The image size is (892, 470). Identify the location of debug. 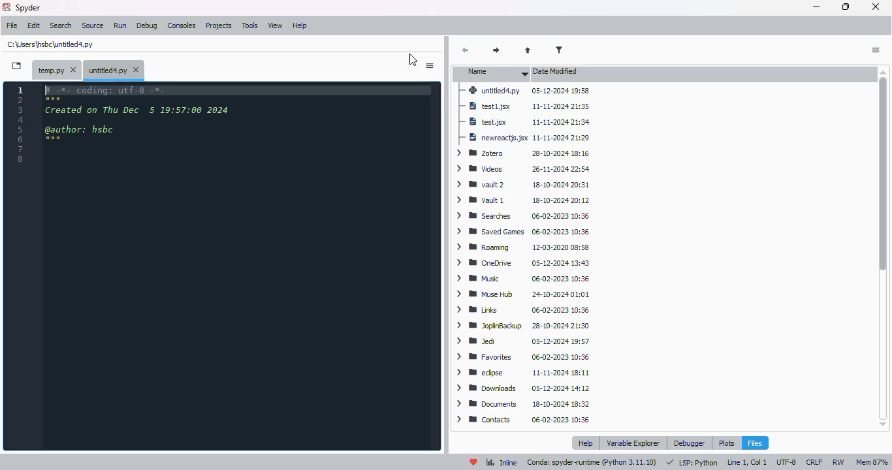
(147, 26).